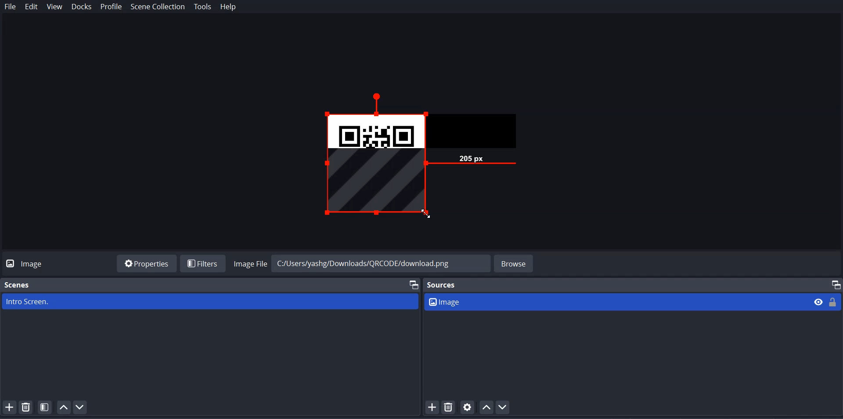 The height and width of the screenshot is (419, 843). What do you see at coordinates (147, 263) in the screenshot?
I see `Properties` at bounding box center [147, 263].